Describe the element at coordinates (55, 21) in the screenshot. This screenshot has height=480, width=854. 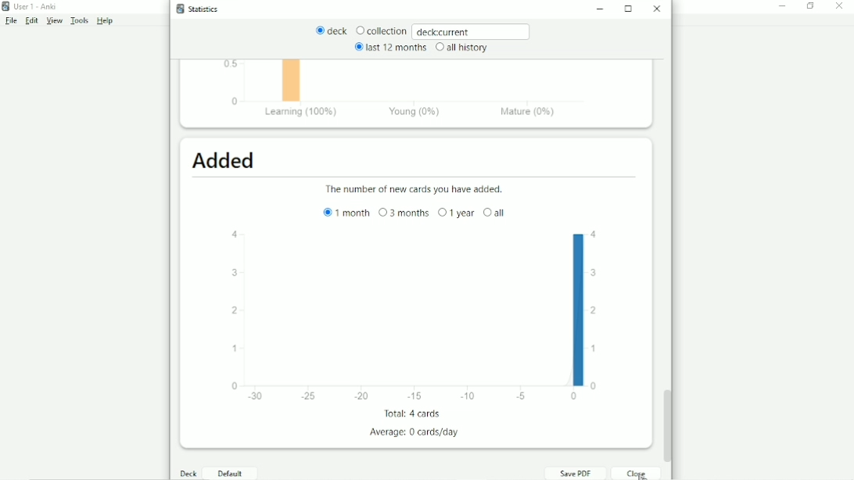
I see `View` at that location.